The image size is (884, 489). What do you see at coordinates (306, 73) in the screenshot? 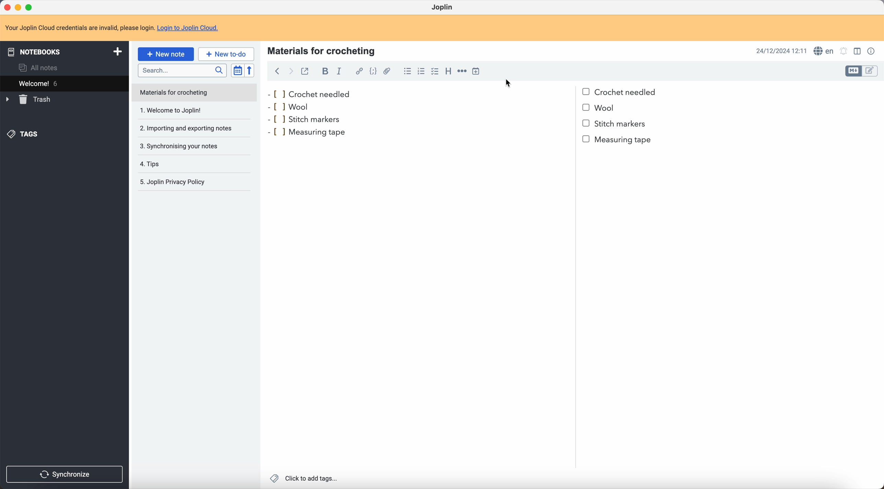
I see `toggle external editing` at bounding box center [306, 73].